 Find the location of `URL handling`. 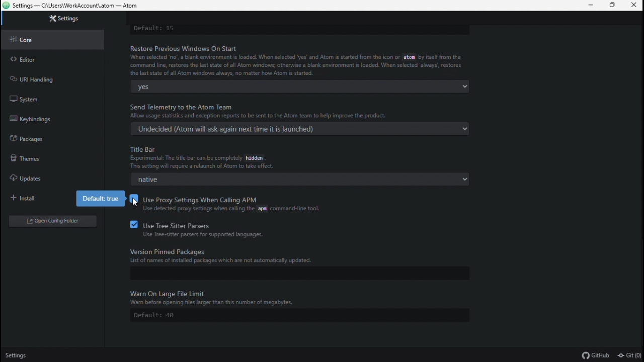

URL handling is located at coordinates (44, 78).